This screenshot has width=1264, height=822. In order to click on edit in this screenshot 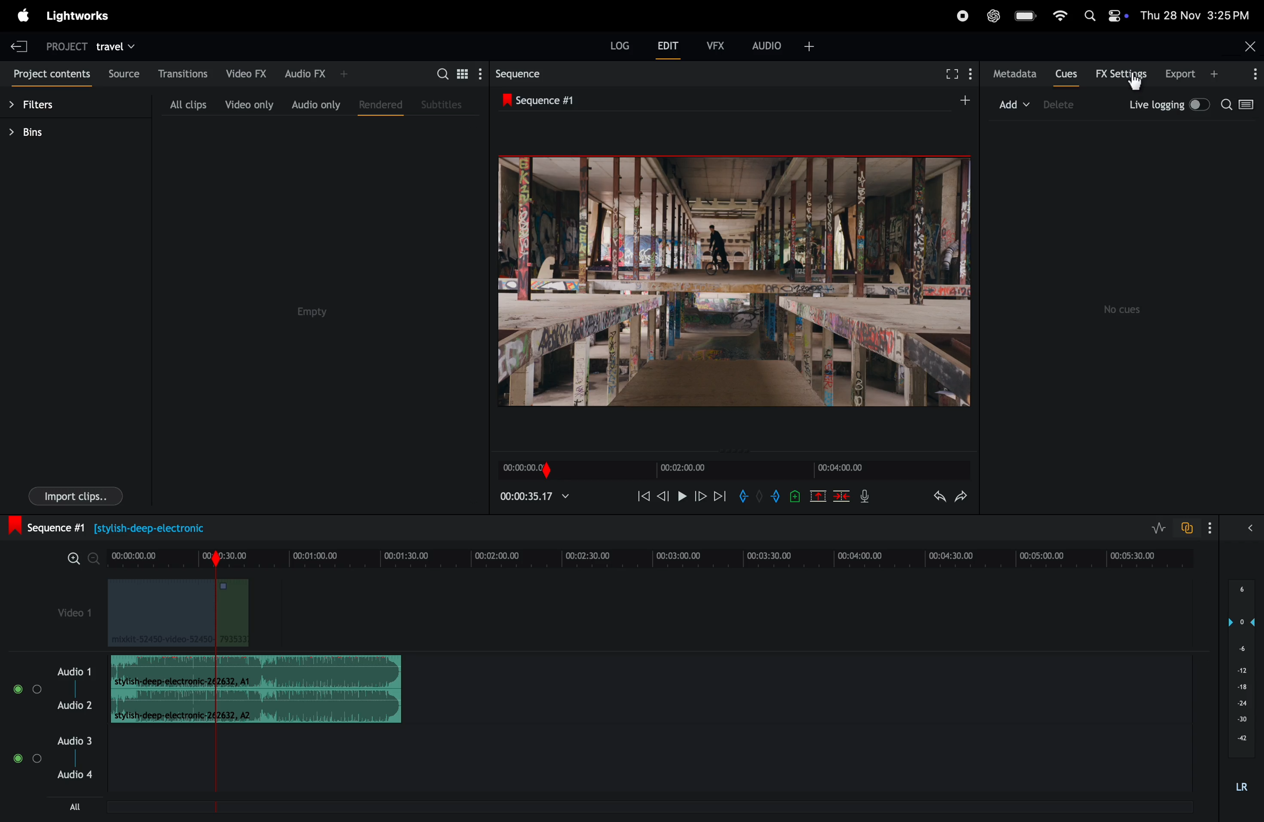, I will do `click(665, 46)`.